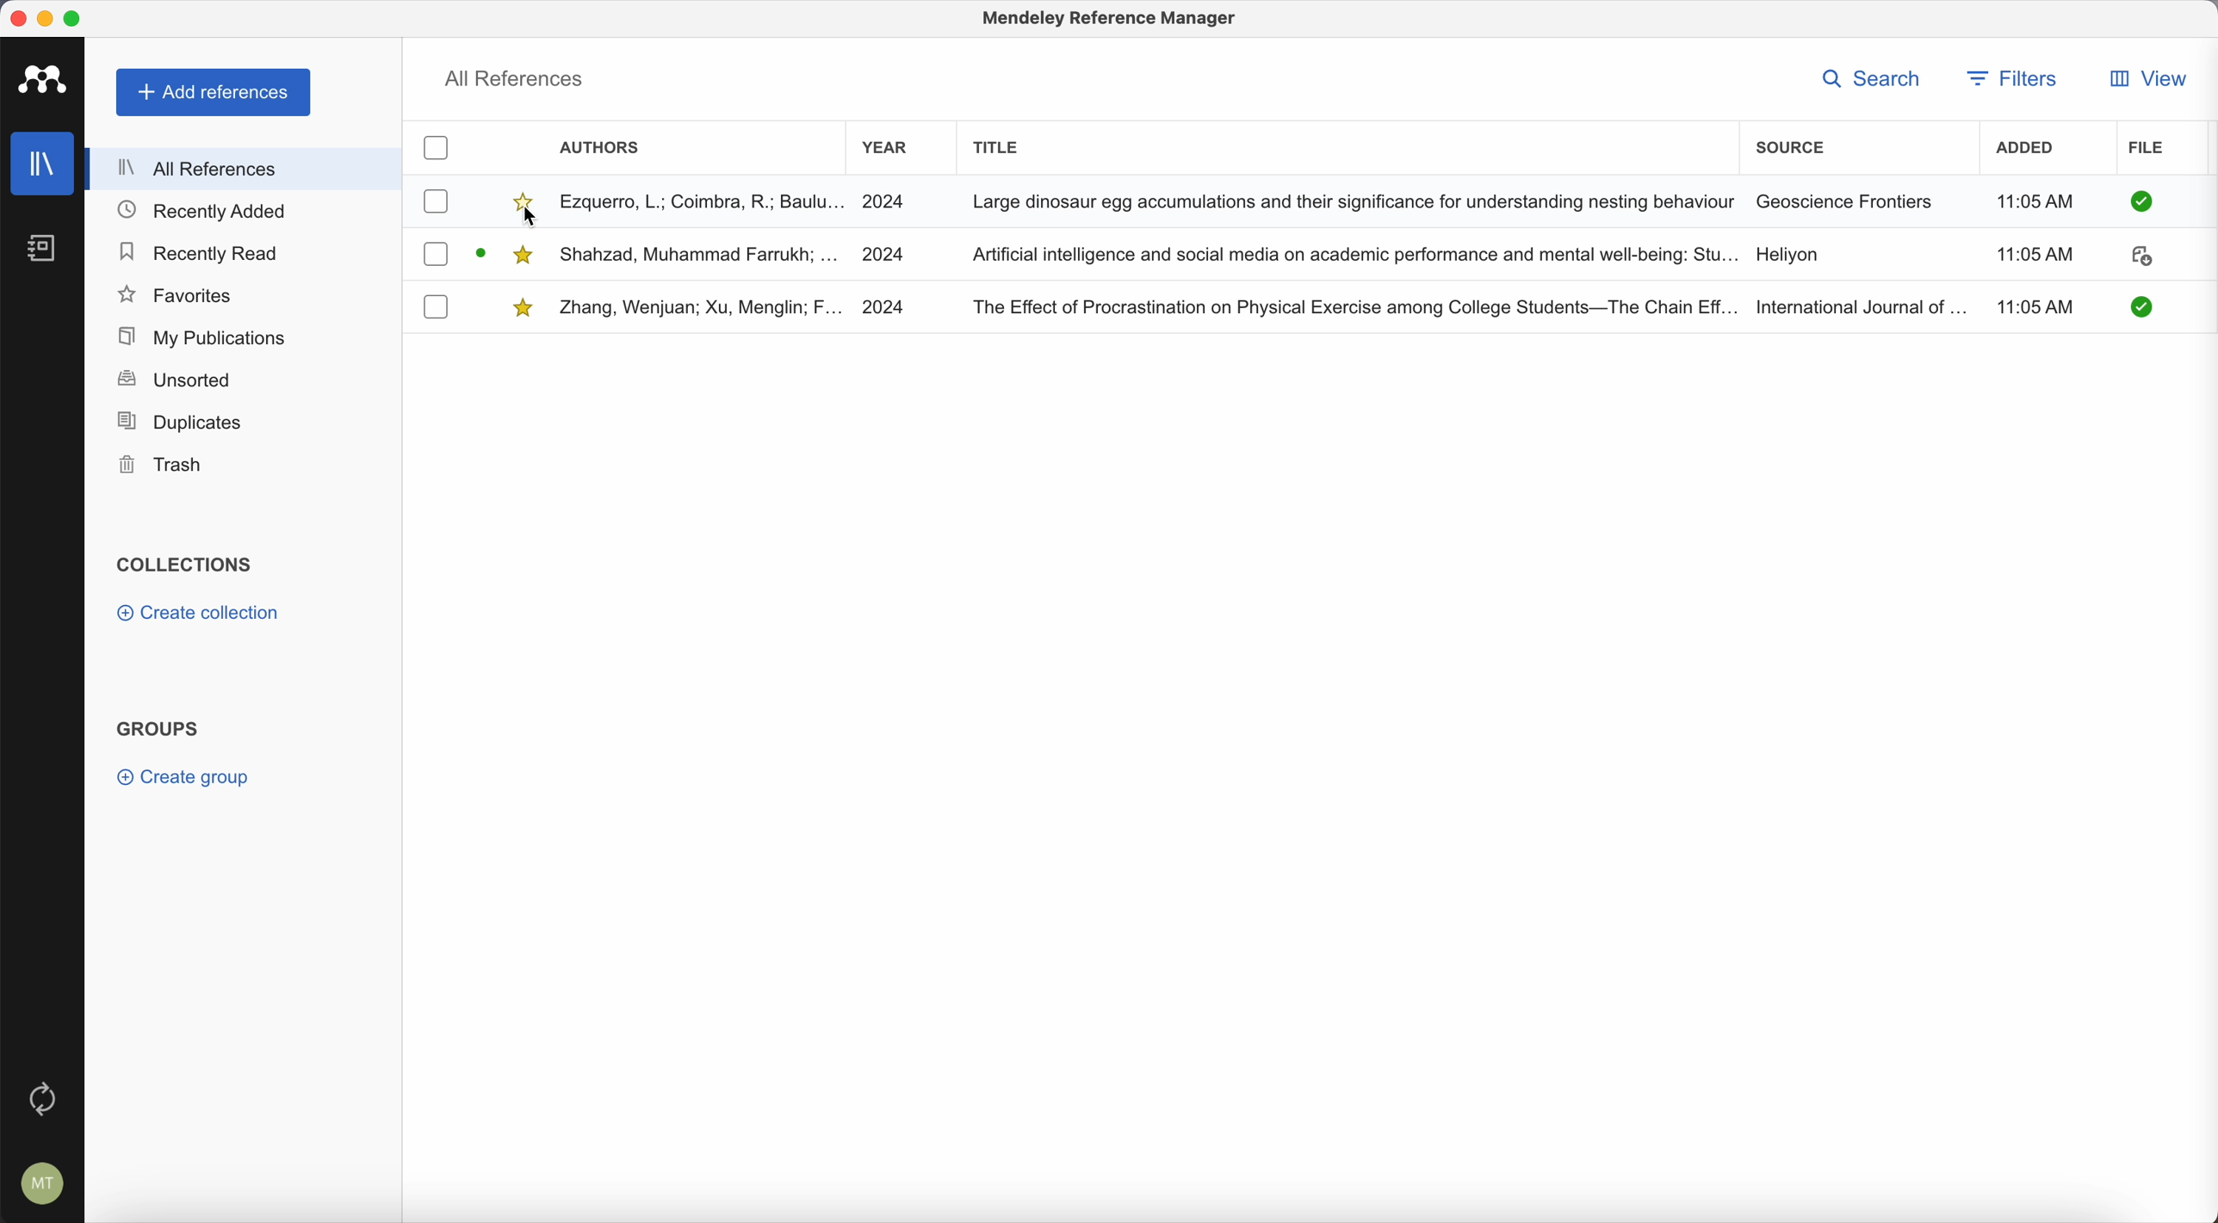 This screenshot has width=2218, height=1223. Describe the element at coordinates (524, 306) in the screenshot. I see `favorite` at that location.